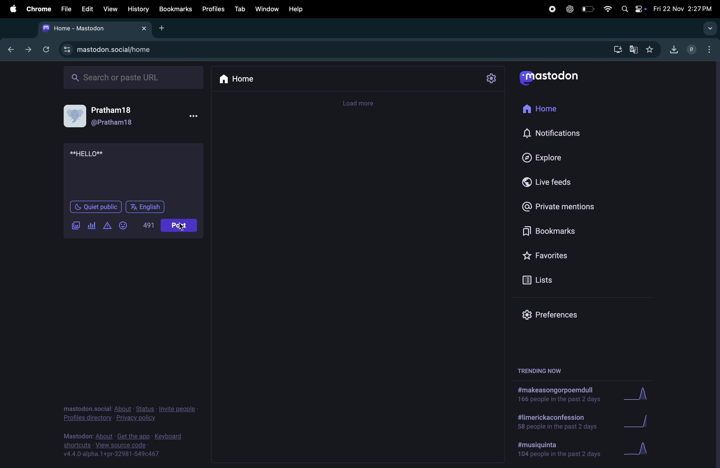 This screenshot has height=468, width=720. What do you see at coordinates (568, 229) in the screenshot?
I see `bookmarks` at bounding box center [568, 229].